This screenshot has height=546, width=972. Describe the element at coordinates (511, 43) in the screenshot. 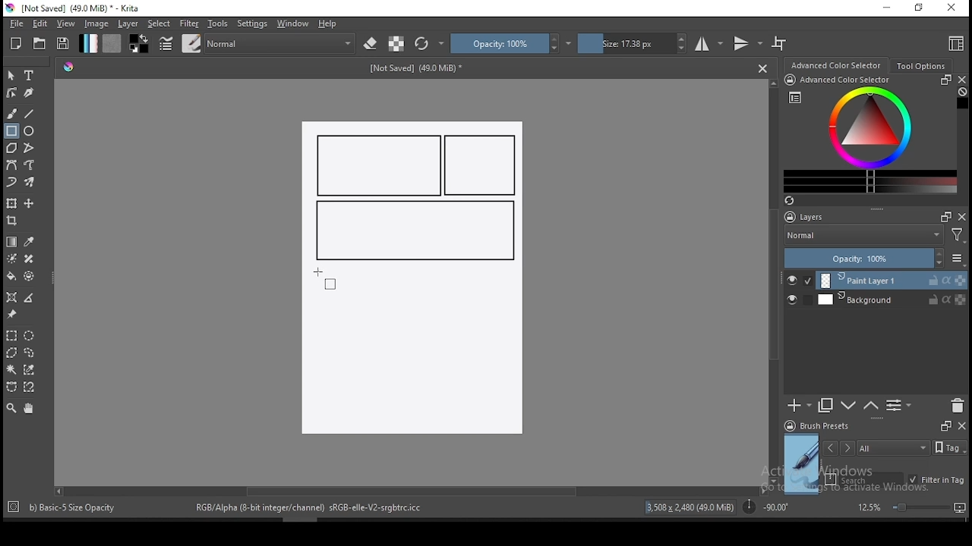

I see `opacity` at that location.